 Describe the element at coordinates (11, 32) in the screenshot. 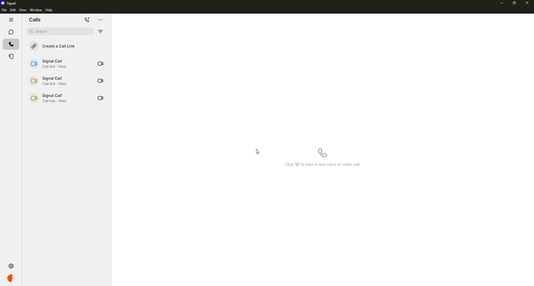

I see `chats` at that location.